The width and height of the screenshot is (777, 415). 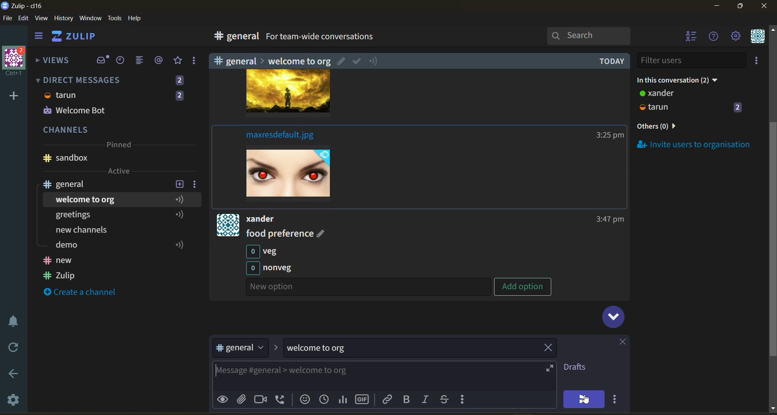 I want to click on views, so click(x=53, y=63).